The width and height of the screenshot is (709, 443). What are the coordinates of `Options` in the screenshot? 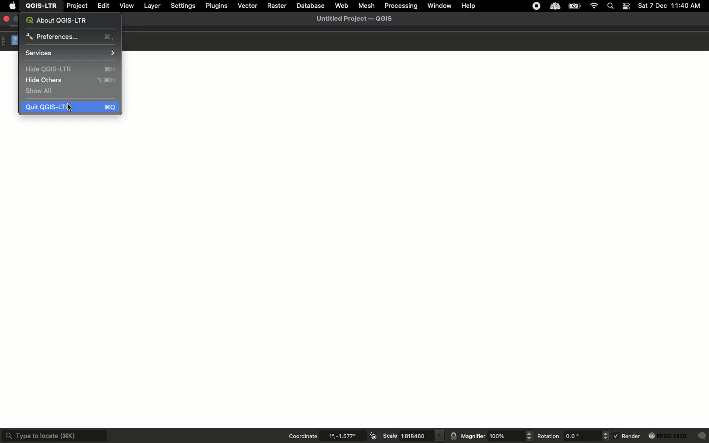 It's located at (5, 39).